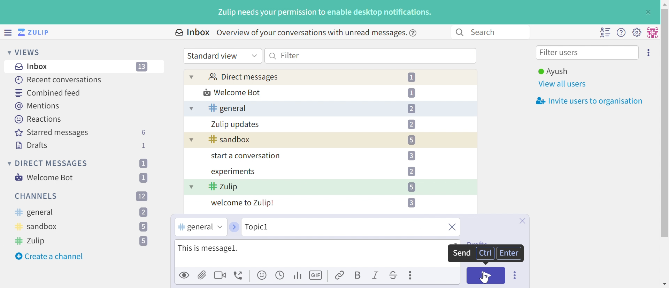  Describe the element at coordinates (143, 227) in the screenshot. I see `5` at that location.